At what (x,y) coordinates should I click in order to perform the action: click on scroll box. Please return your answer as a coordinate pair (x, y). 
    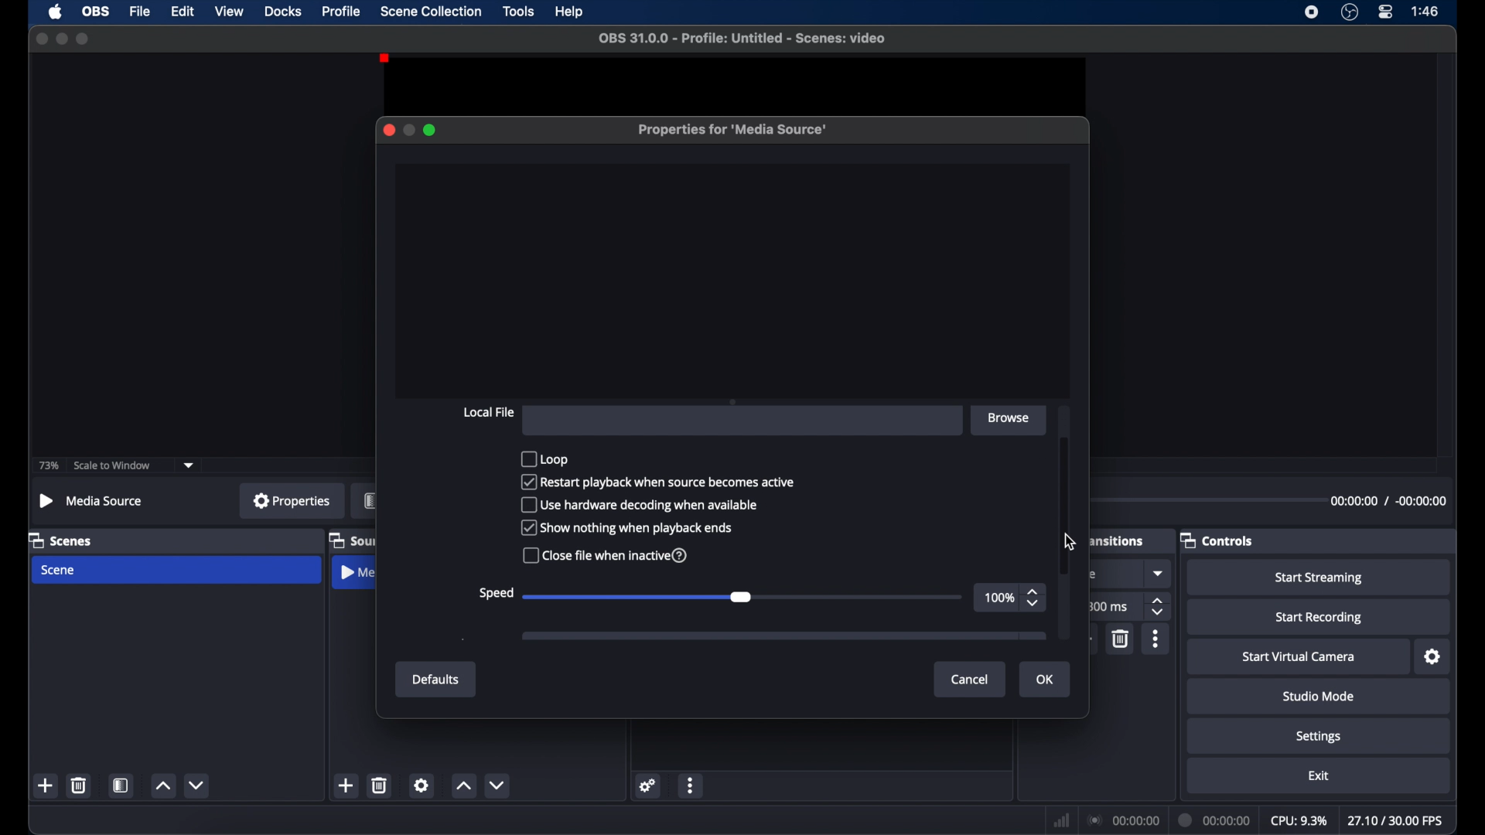
    Looking at the image, I should click on (1066, 500).